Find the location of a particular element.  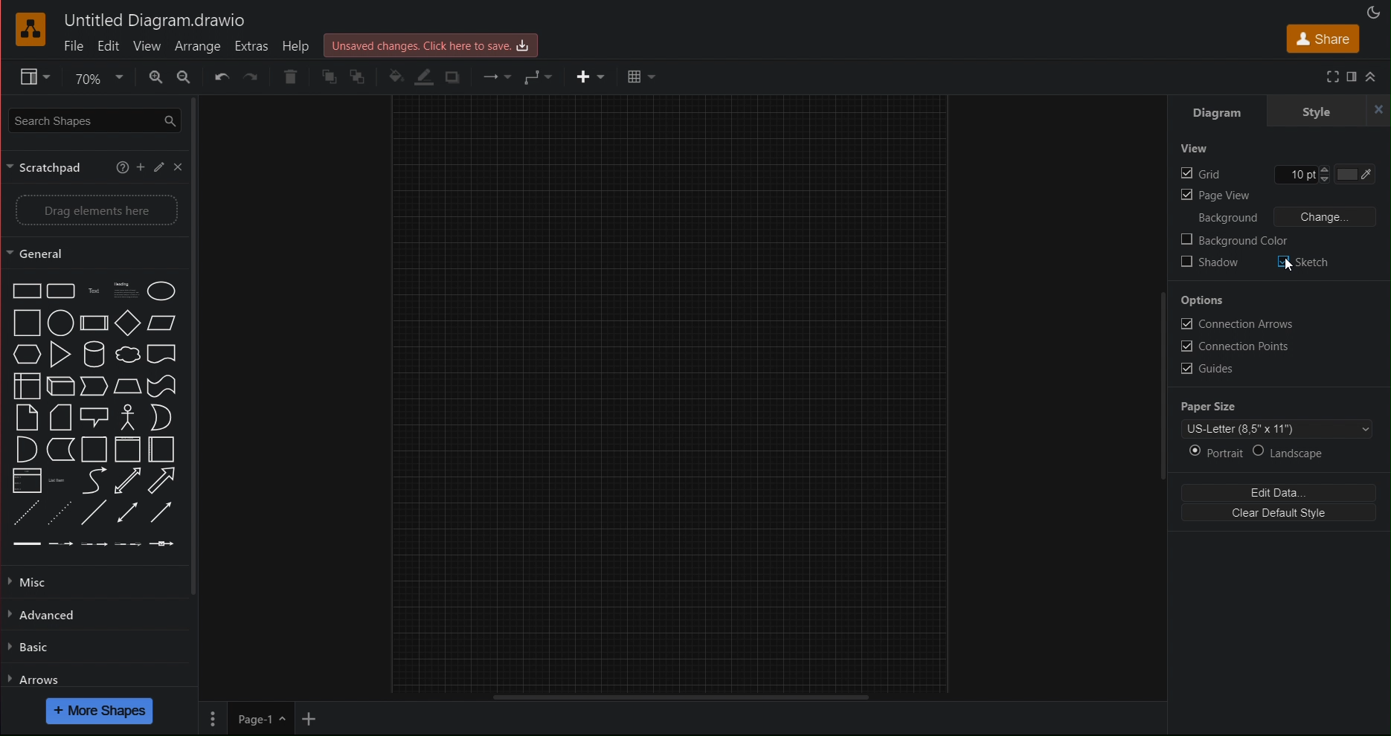

document is located at coordinates (164, 356).